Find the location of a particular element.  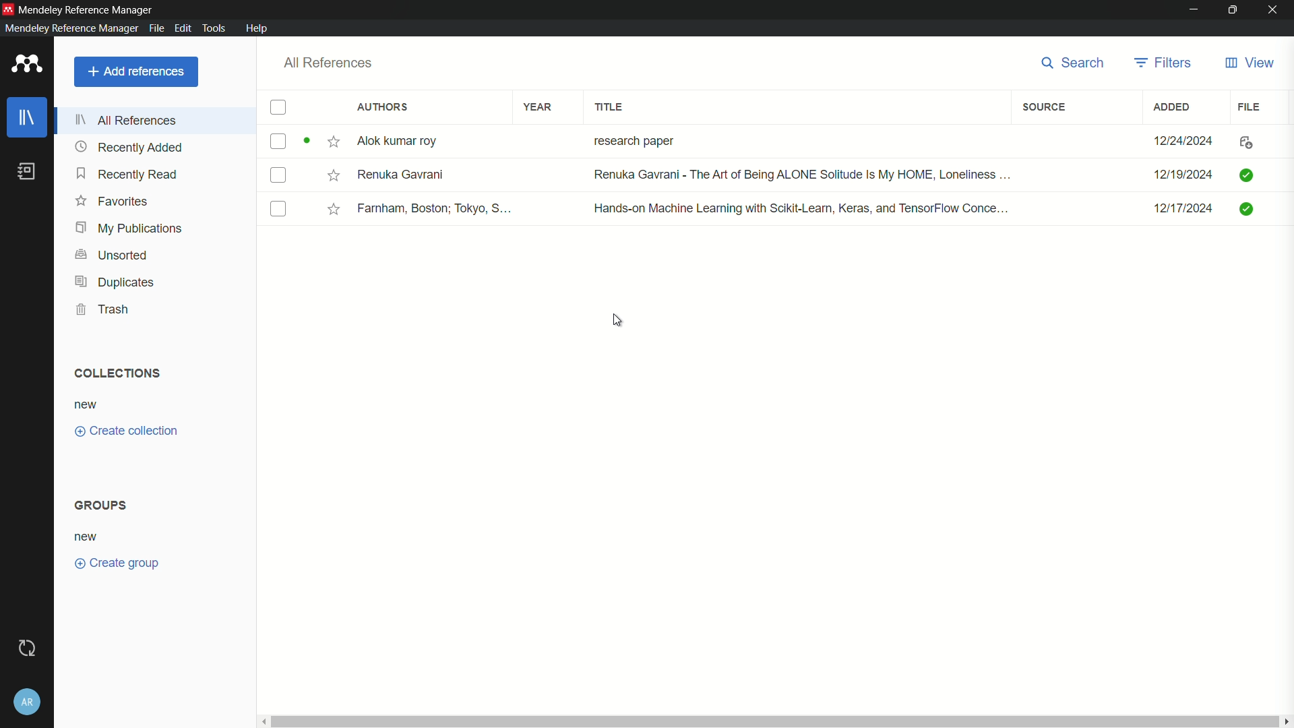

cursor is located at coordinates (618, 320).